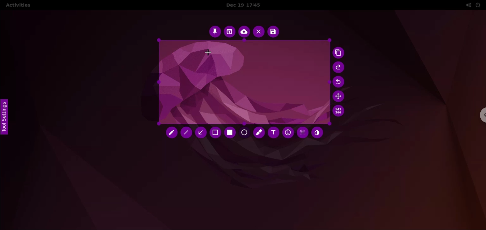 The height and width of the screenshot is (230, 486). What do you see at coordinates (201, 133) in the screenshot?
I see `arrow tool` at bounding box center [201, 133].